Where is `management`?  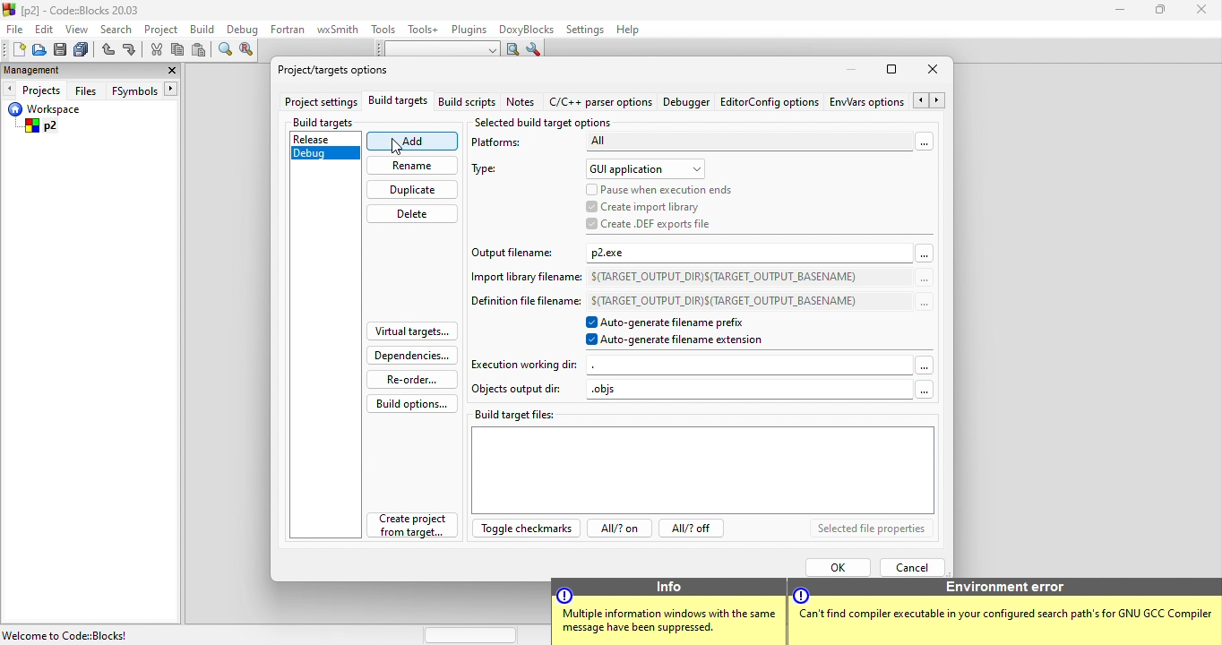 management is located at coordinates (46, 70).